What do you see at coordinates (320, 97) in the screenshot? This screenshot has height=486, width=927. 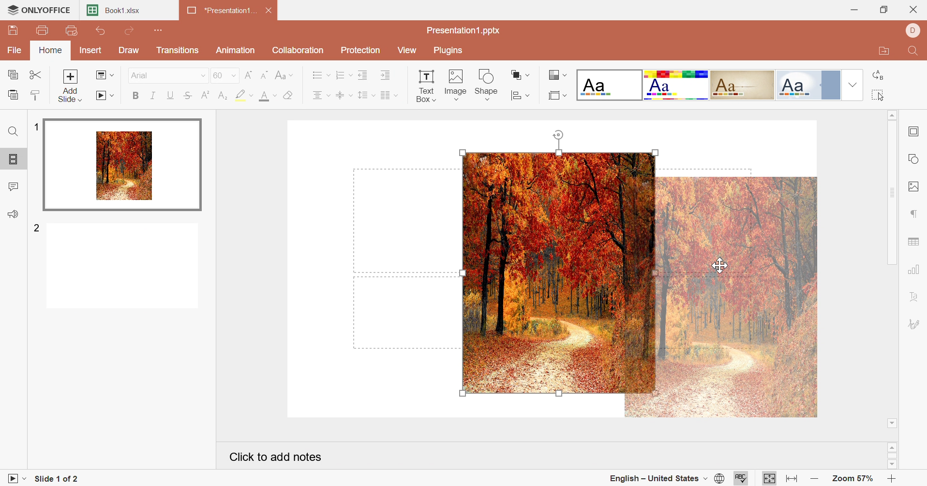 I see `Horizontal align` at bounding box center [320, 97].